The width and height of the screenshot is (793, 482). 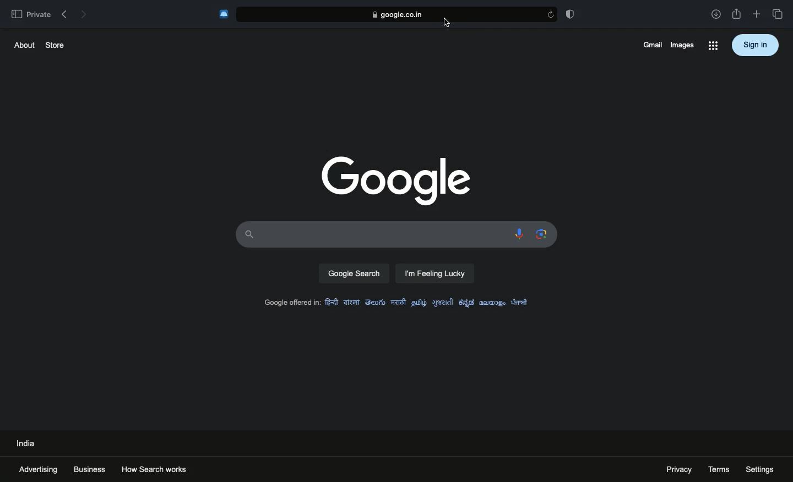 I want to click on images, so click(x=682, y=45).